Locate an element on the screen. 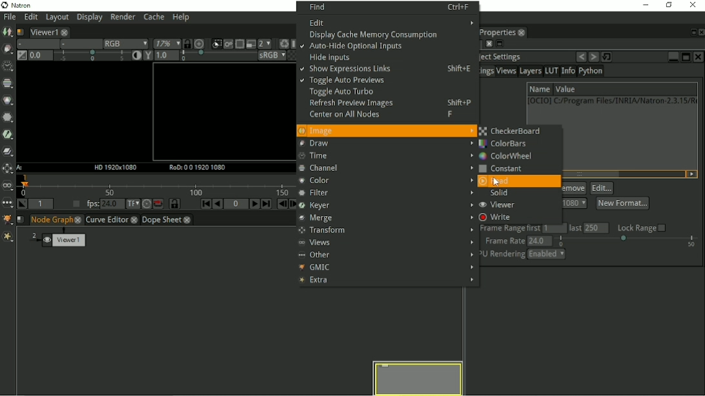  RGB is located at coordinates (123, 43).